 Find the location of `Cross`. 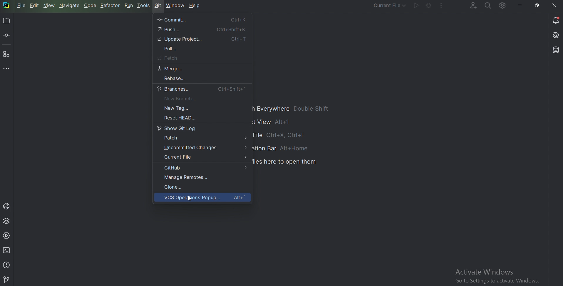

Cross is located at coordinates (553, 6).